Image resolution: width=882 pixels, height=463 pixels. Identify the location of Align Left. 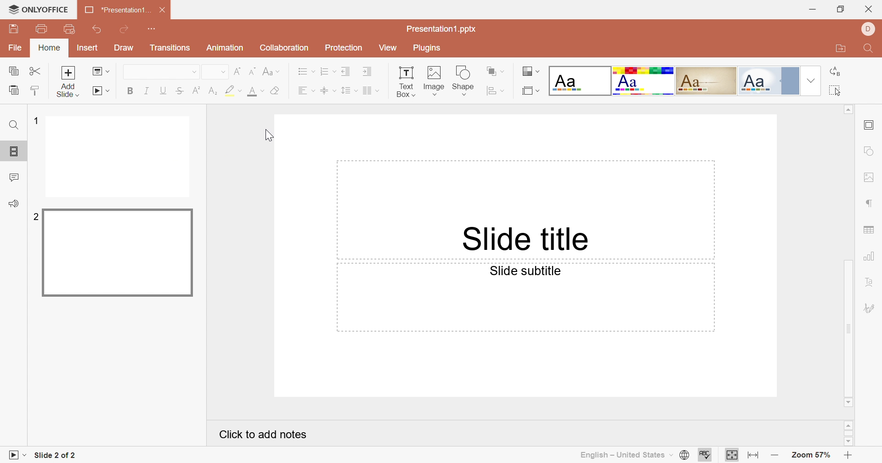
(307, 88).